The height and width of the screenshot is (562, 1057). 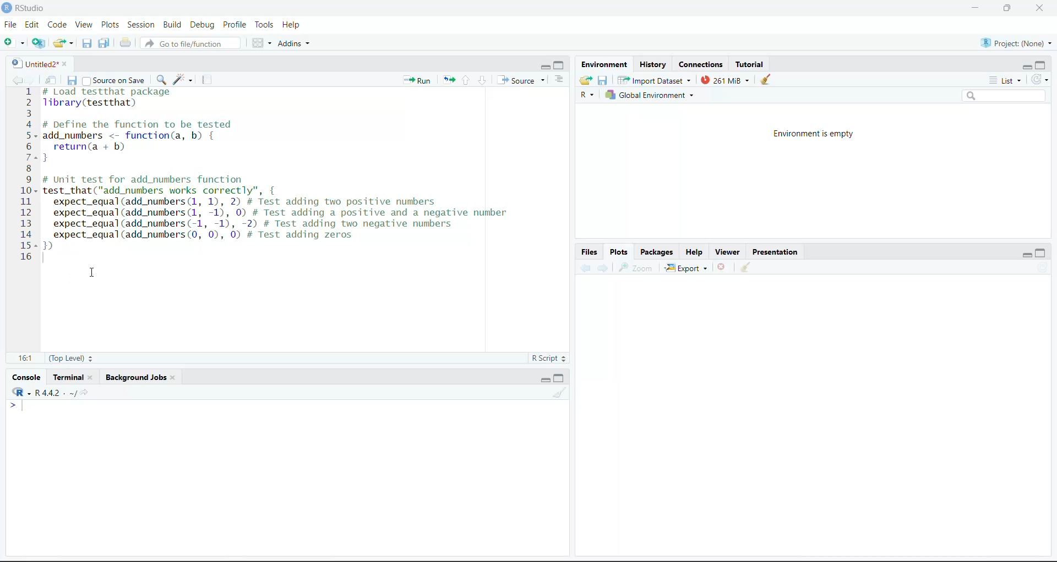 What do you see at coordinates (57, 25) in the screenshot?
I see `Code` at bounding box center [57, 25].